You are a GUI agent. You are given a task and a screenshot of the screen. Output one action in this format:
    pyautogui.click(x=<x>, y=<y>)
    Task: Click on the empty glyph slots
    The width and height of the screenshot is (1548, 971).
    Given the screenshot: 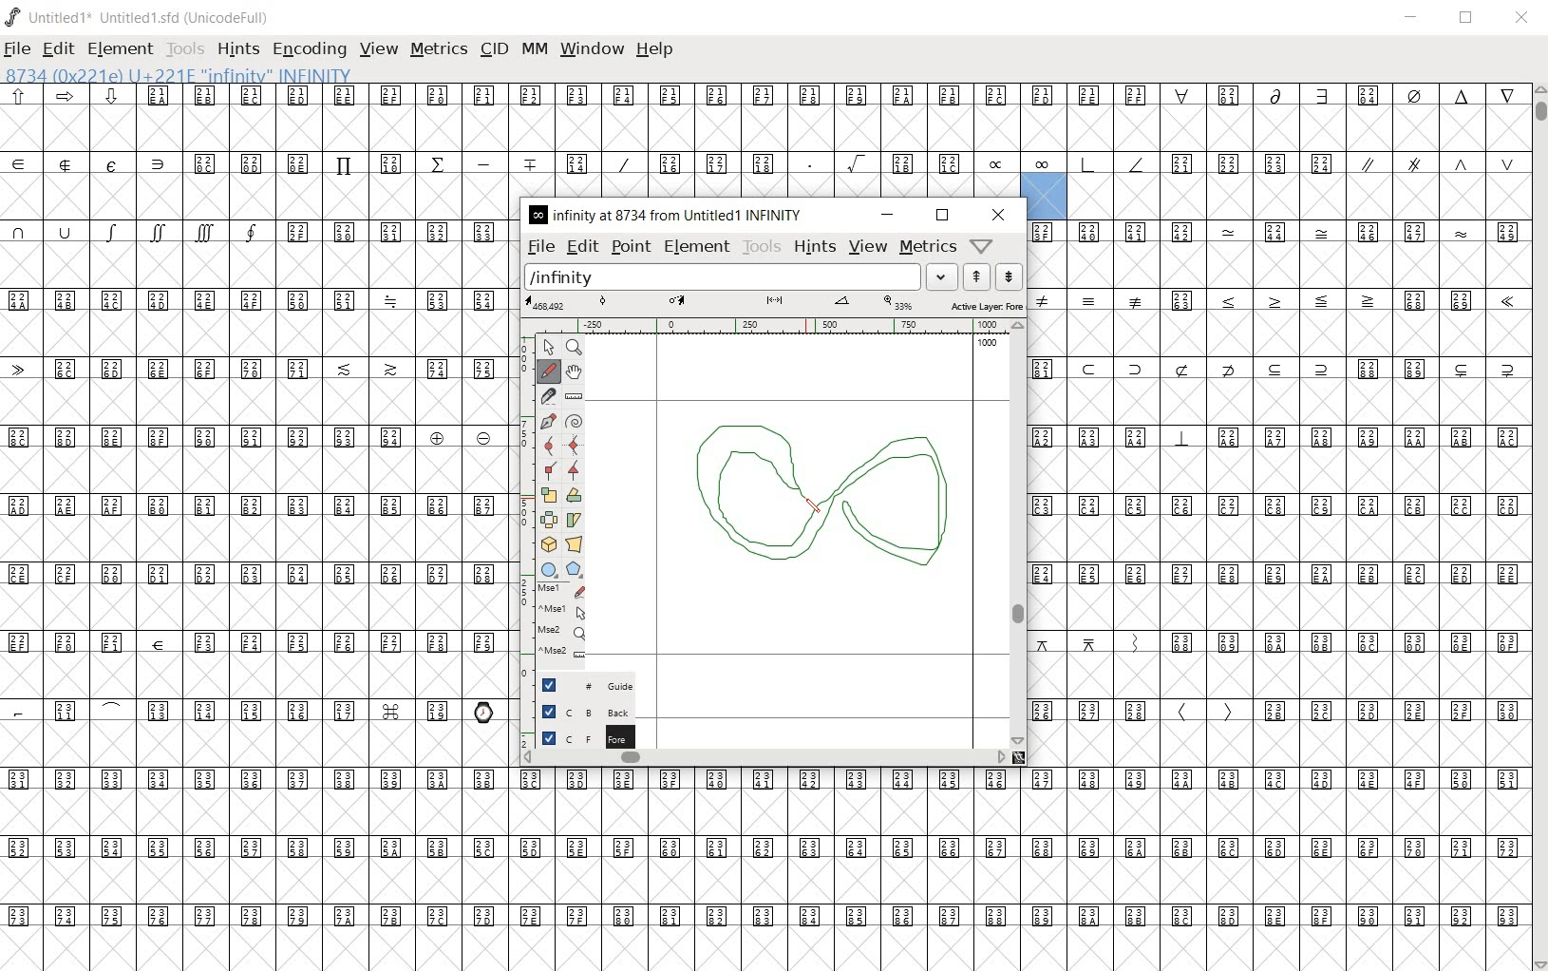 What is the action you would take?
    pyautogui.click(x=258, y=471)
    